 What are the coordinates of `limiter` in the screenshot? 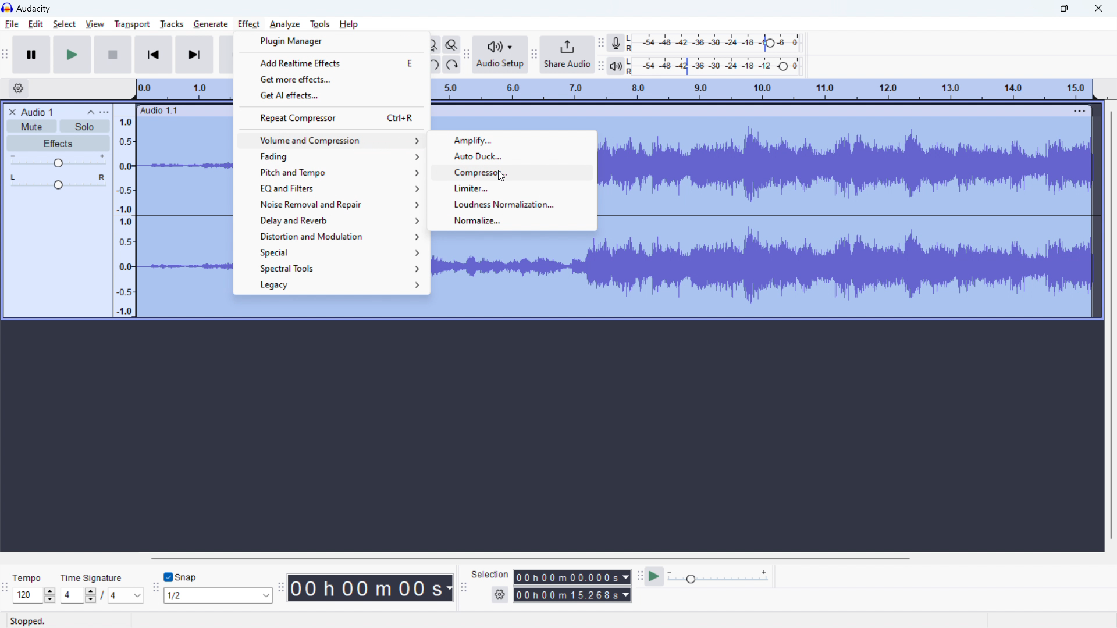 It's located at (513, 188).